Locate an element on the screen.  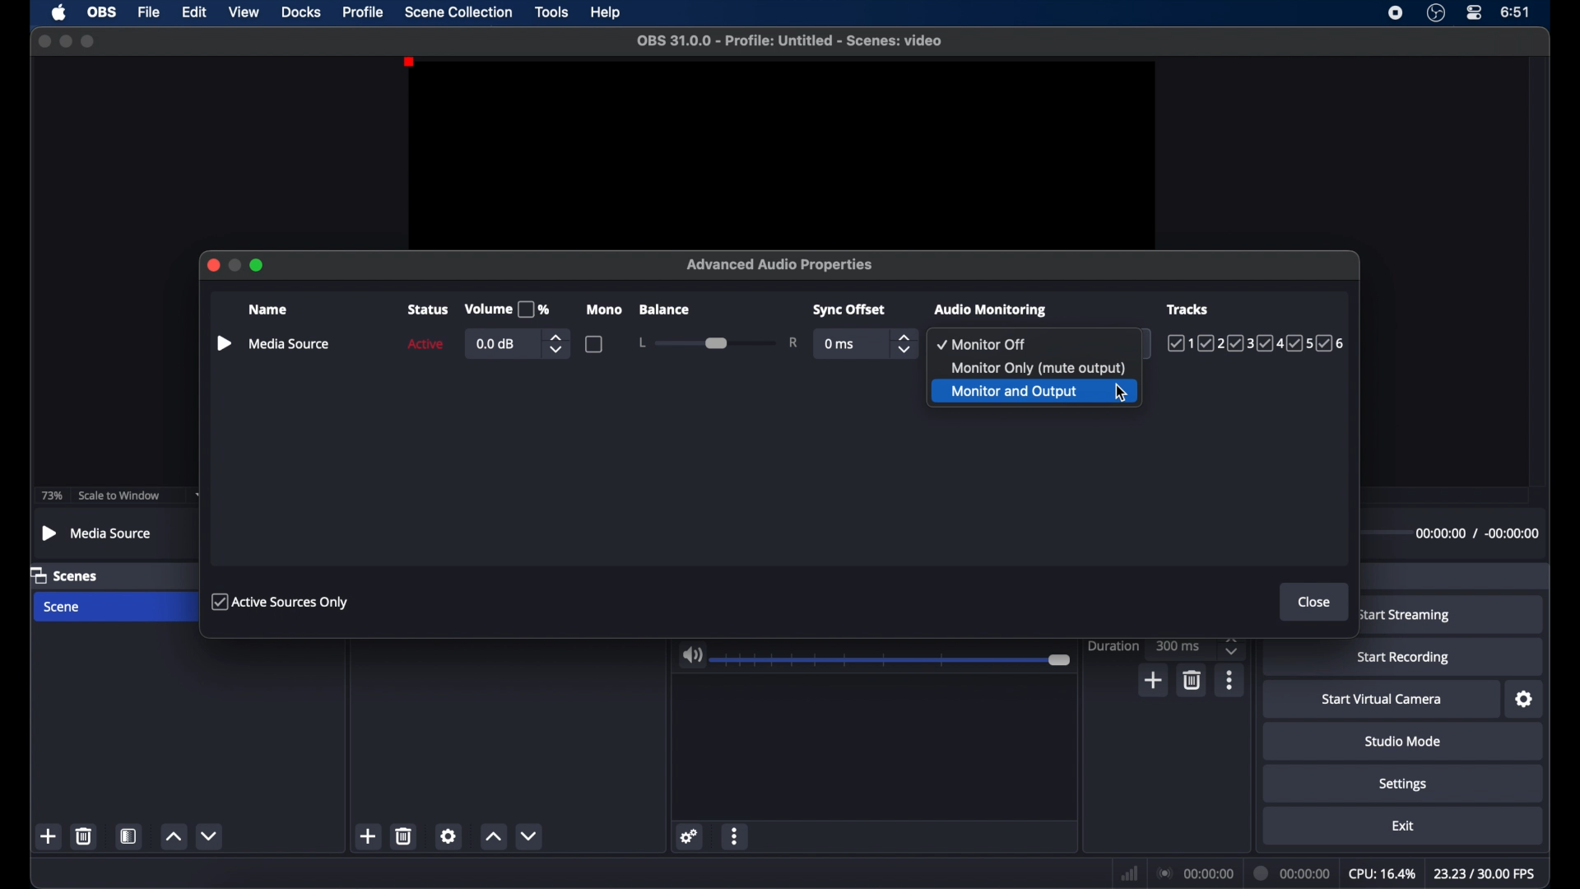
delete is located at coordinates (1193, 681).